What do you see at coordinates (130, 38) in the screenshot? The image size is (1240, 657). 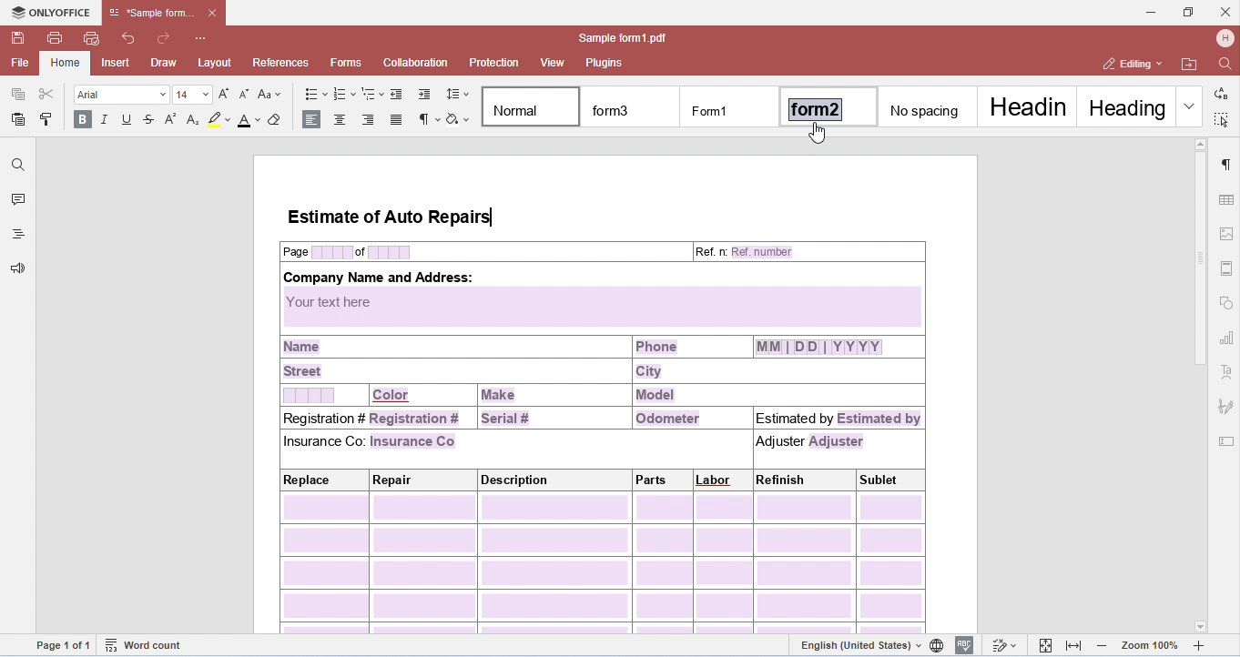 I see `undo` at bounding box center [130, 38].